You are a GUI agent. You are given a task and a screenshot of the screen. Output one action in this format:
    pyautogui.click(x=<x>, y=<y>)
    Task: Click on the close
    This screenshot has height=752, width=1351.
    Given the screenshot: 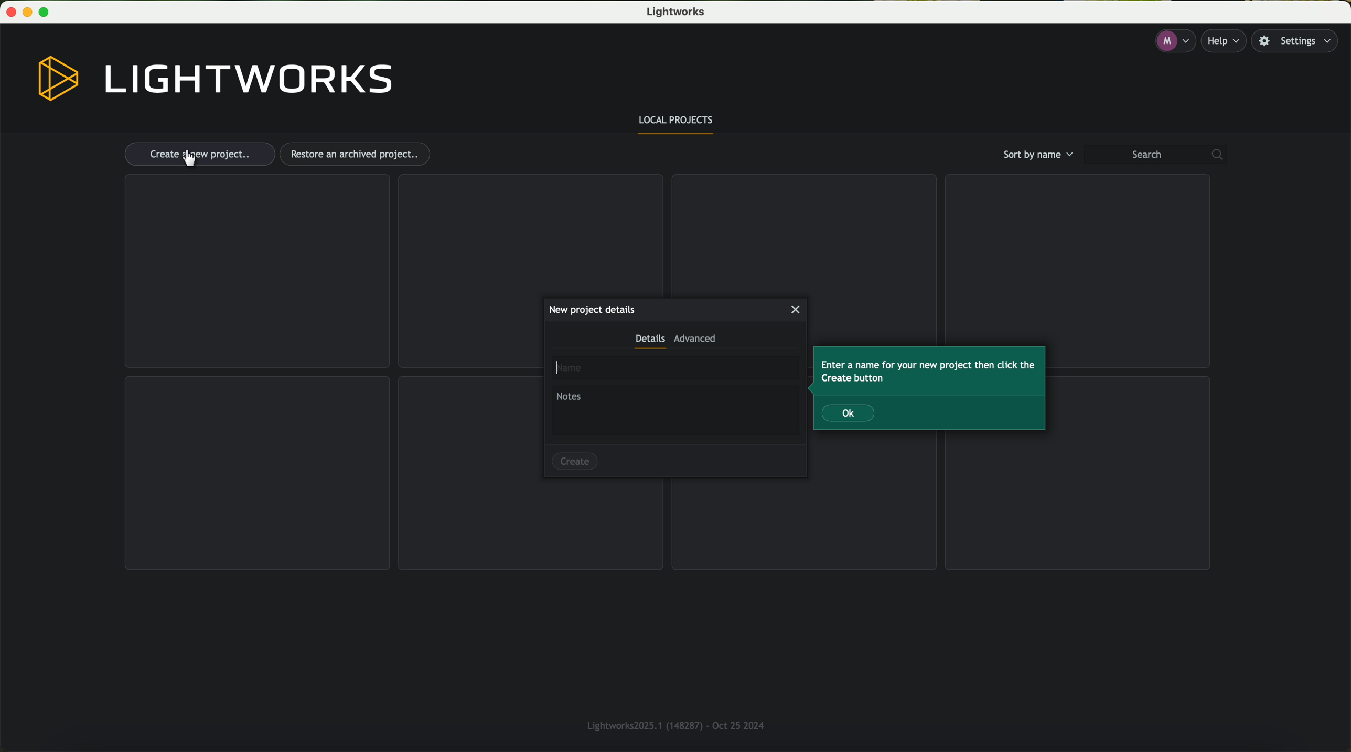 What is the action you would take?
    pyautogui.click(x=797, y=310)
    